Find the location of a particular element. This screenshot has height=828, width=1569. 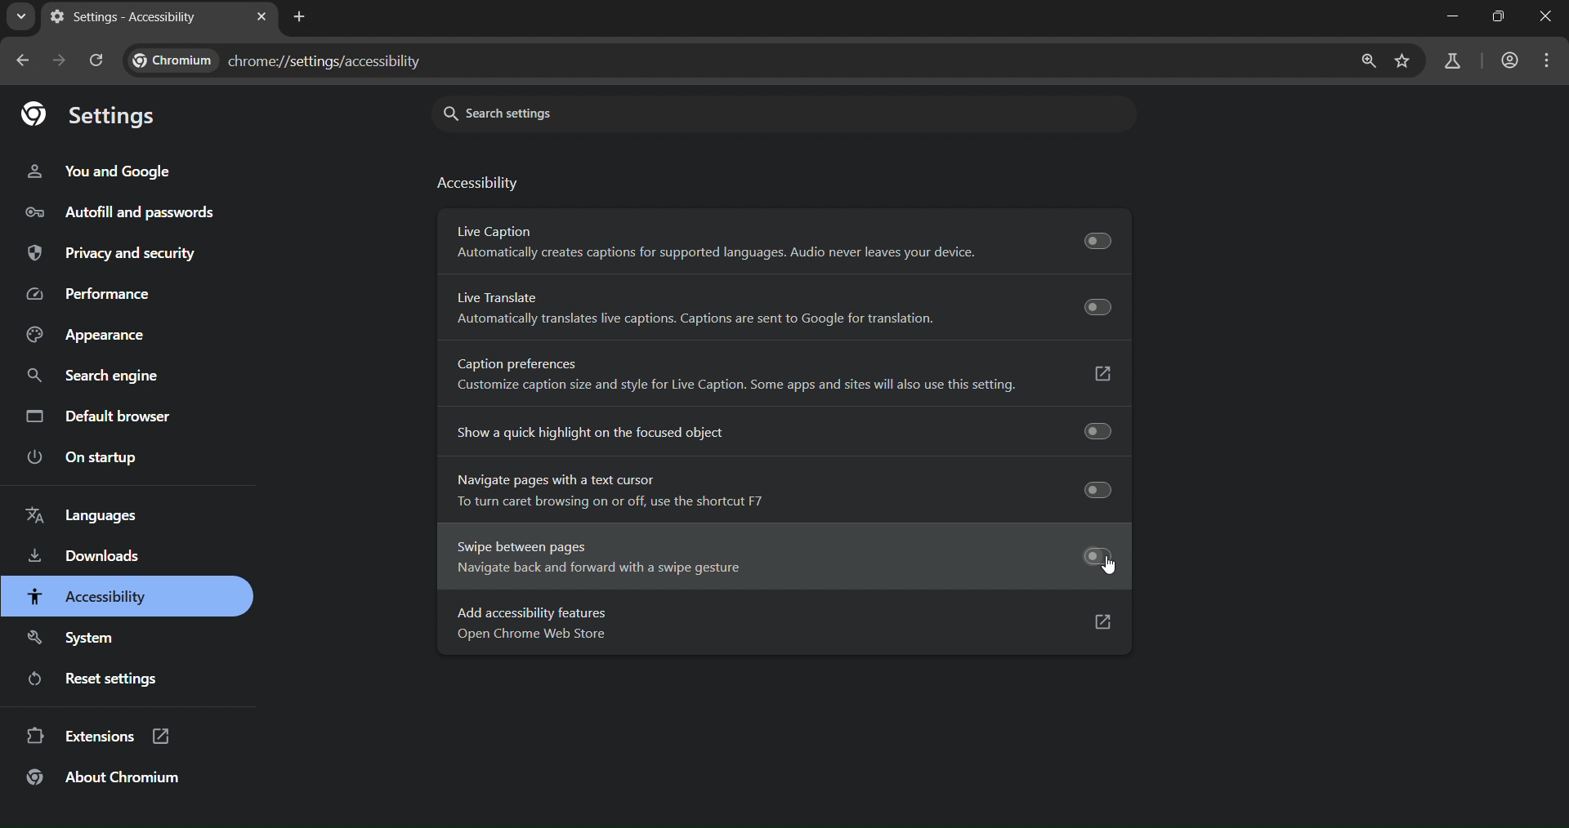

minimize is located at coordinates (1449, 21).